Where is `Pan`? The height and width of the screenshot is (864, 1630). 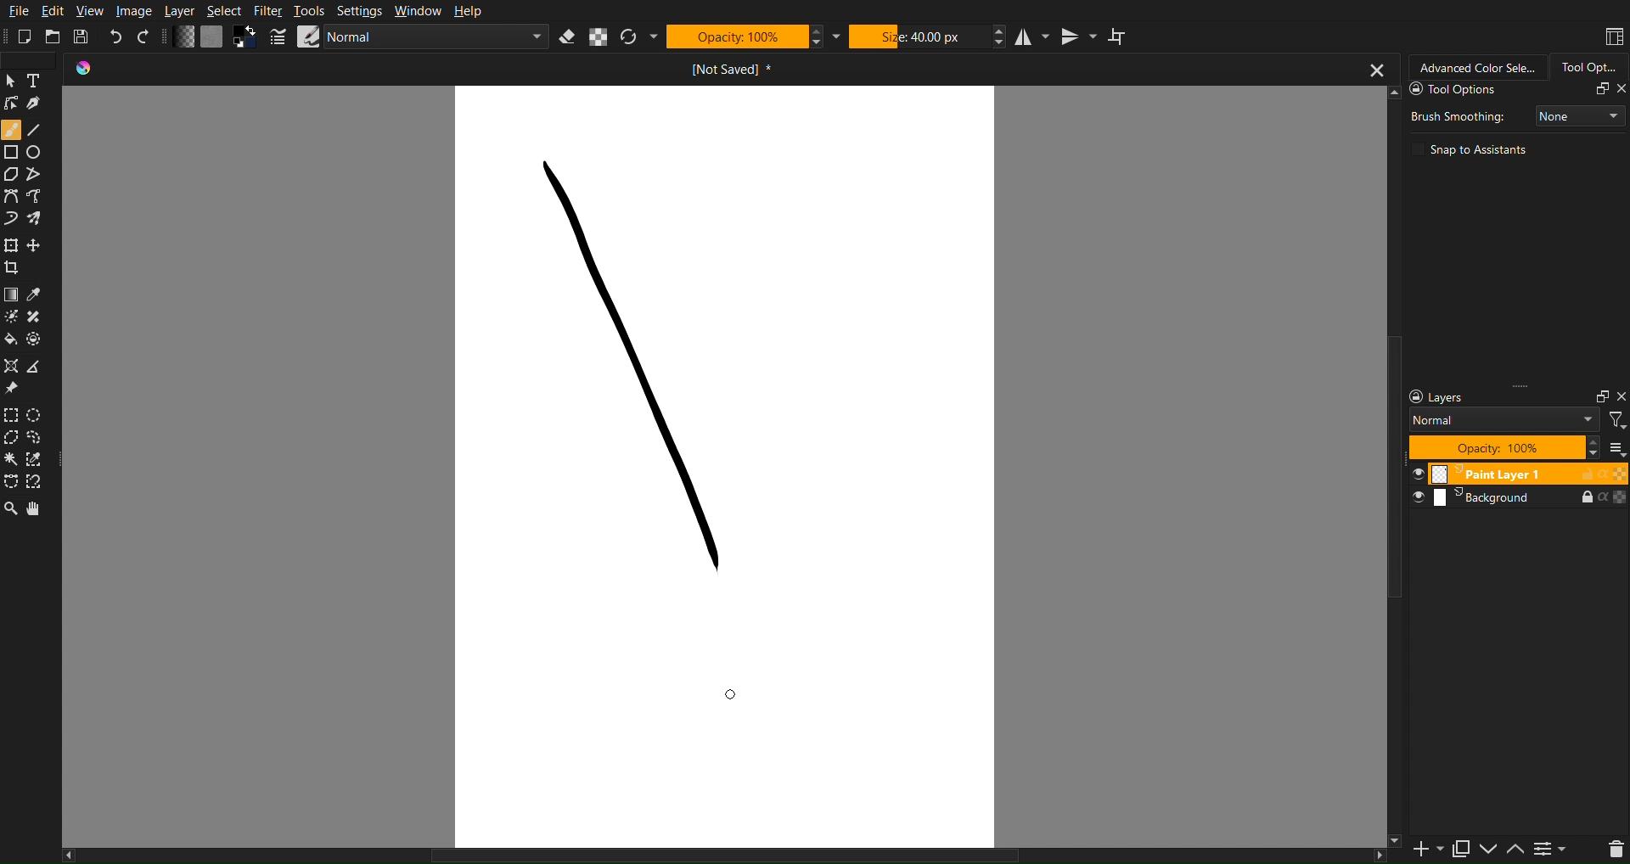 Pan is located at coordinates (42, 510).